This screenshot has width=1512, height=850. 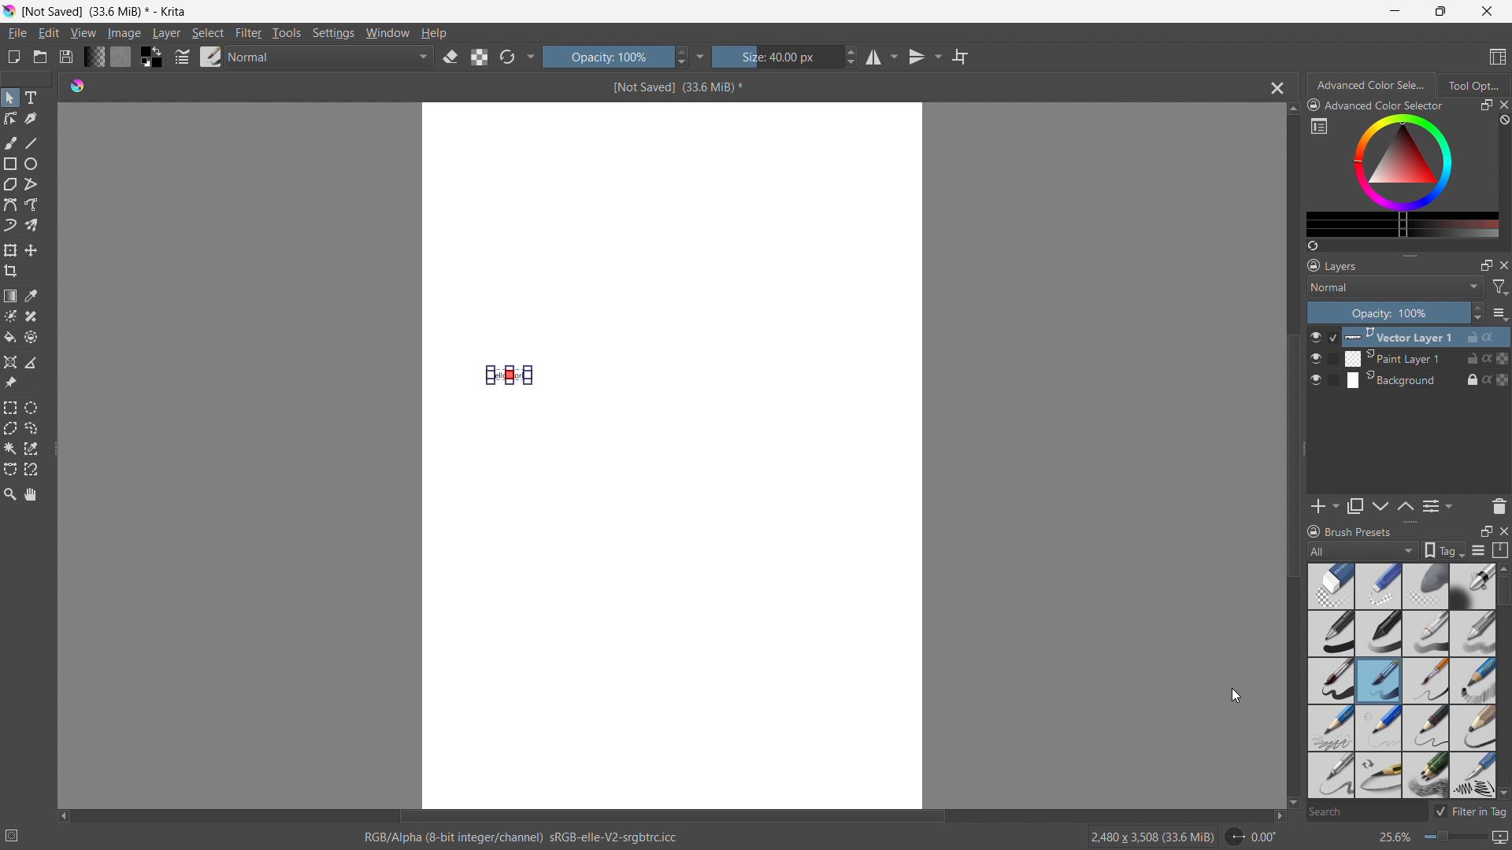 I want to click on file, so click(x=17, y=33).